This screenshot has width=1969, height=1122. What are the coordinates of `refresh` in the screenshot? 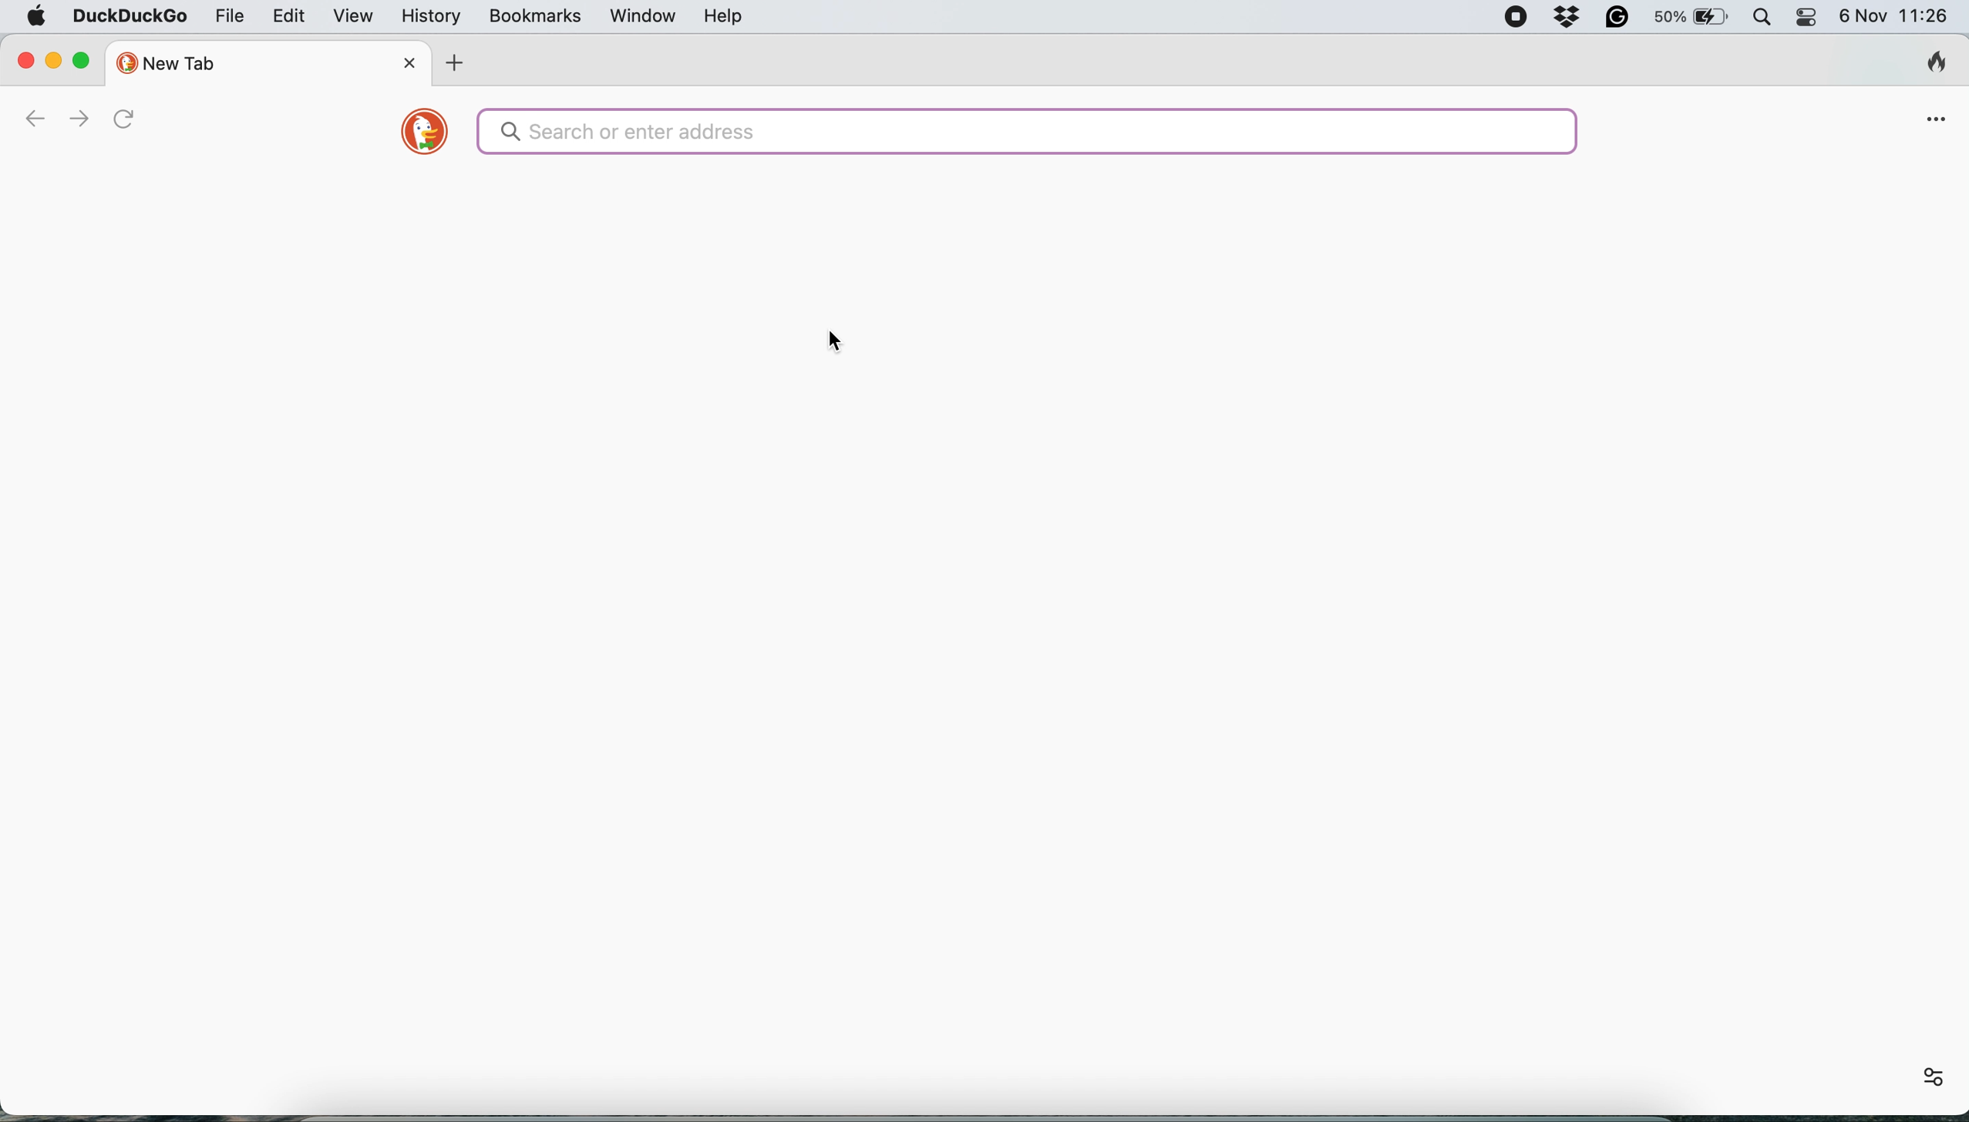 It's located at (127, 118).